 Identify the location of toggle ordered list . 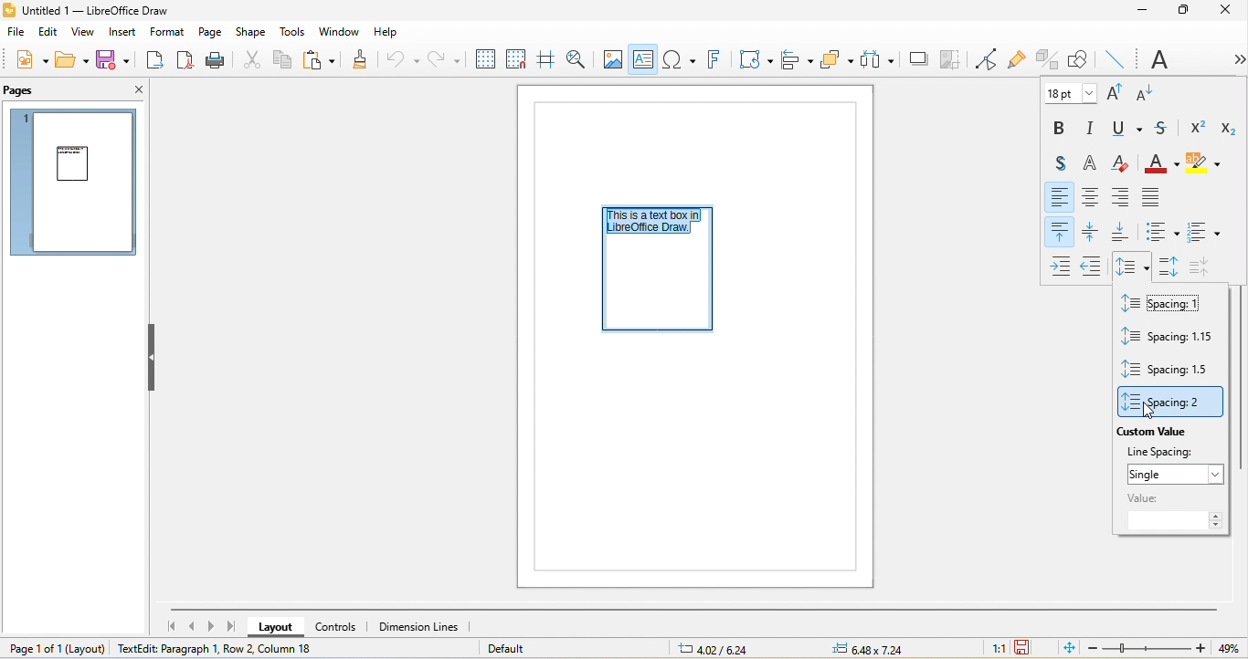
(1203, 229).